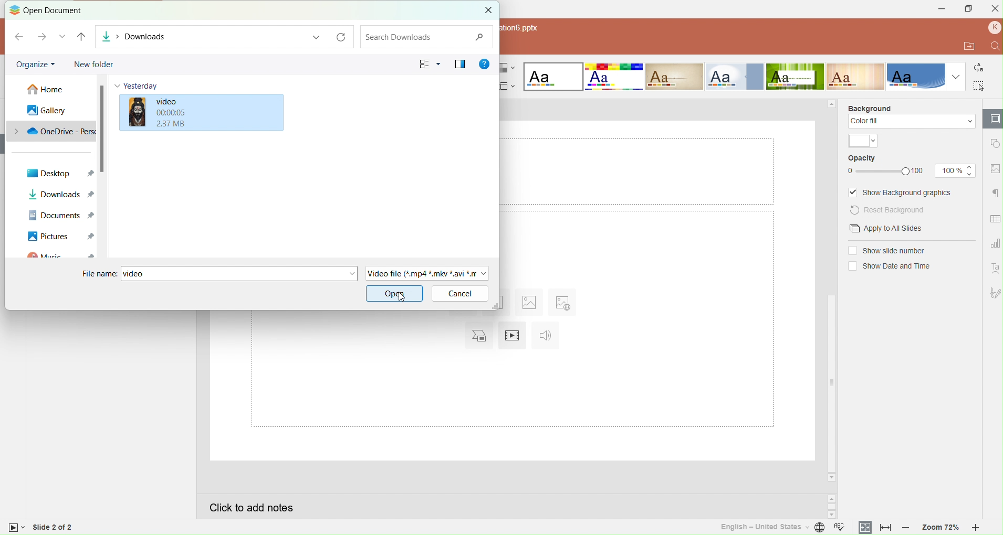 This screenshot has height=535, width=1003. What do you see at coordinates (889, 250) in the screenshot?
I see `(un) selectShow slide numbers` at bounding box center [889, 250].